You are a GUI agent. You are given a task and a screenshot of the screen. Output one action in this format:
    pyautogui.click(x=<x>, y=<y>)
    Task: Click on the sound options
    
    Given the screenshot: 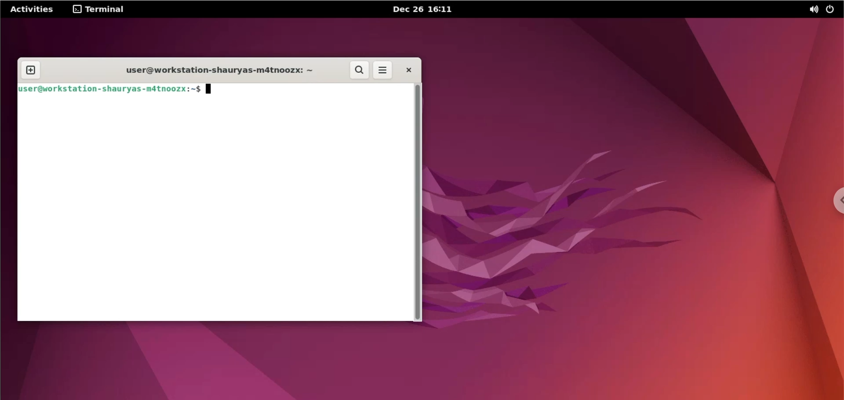 What is the action you would take?
    pyautogui.click(x=812, y=11)
    